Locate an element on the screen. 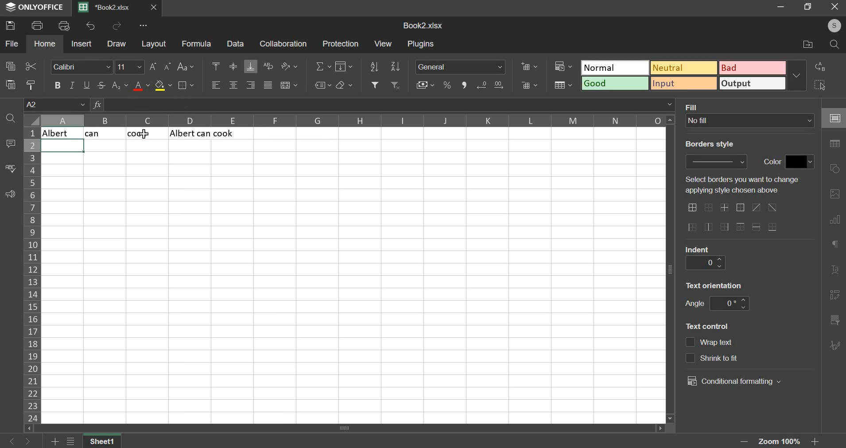 The height and width of the screenshot is (448, 846). conditional formatting is located at coordinates (732, 381).